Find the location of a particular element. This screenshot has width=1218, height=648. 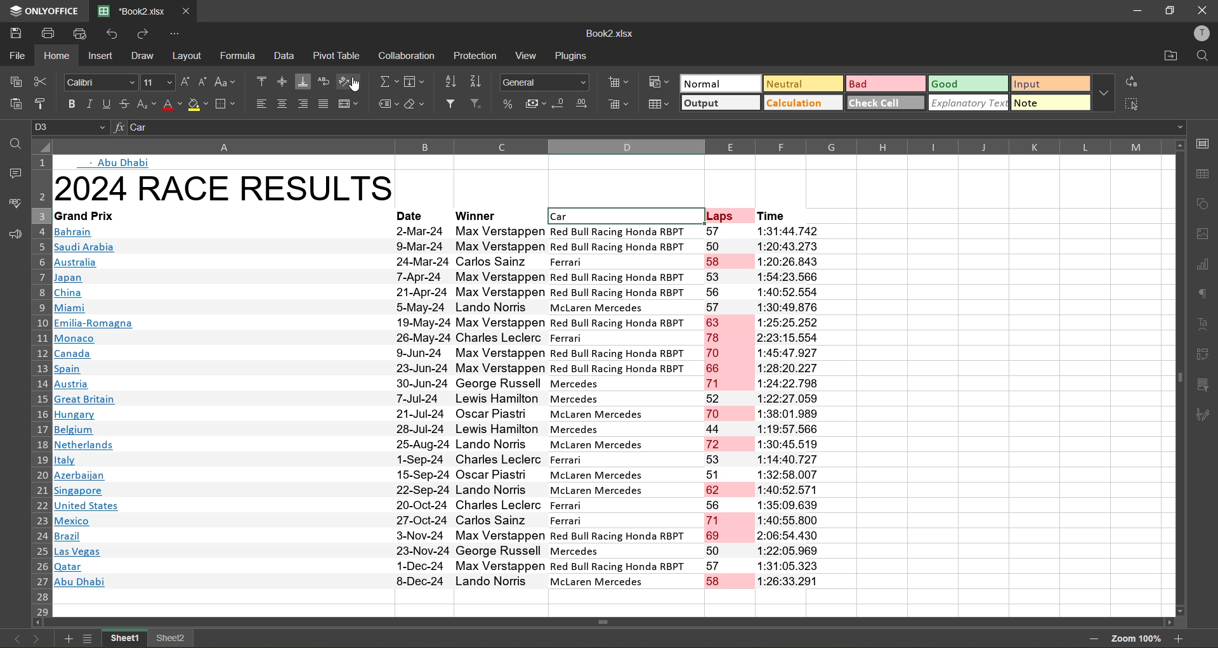

fields is located at coordinates (418, 85).